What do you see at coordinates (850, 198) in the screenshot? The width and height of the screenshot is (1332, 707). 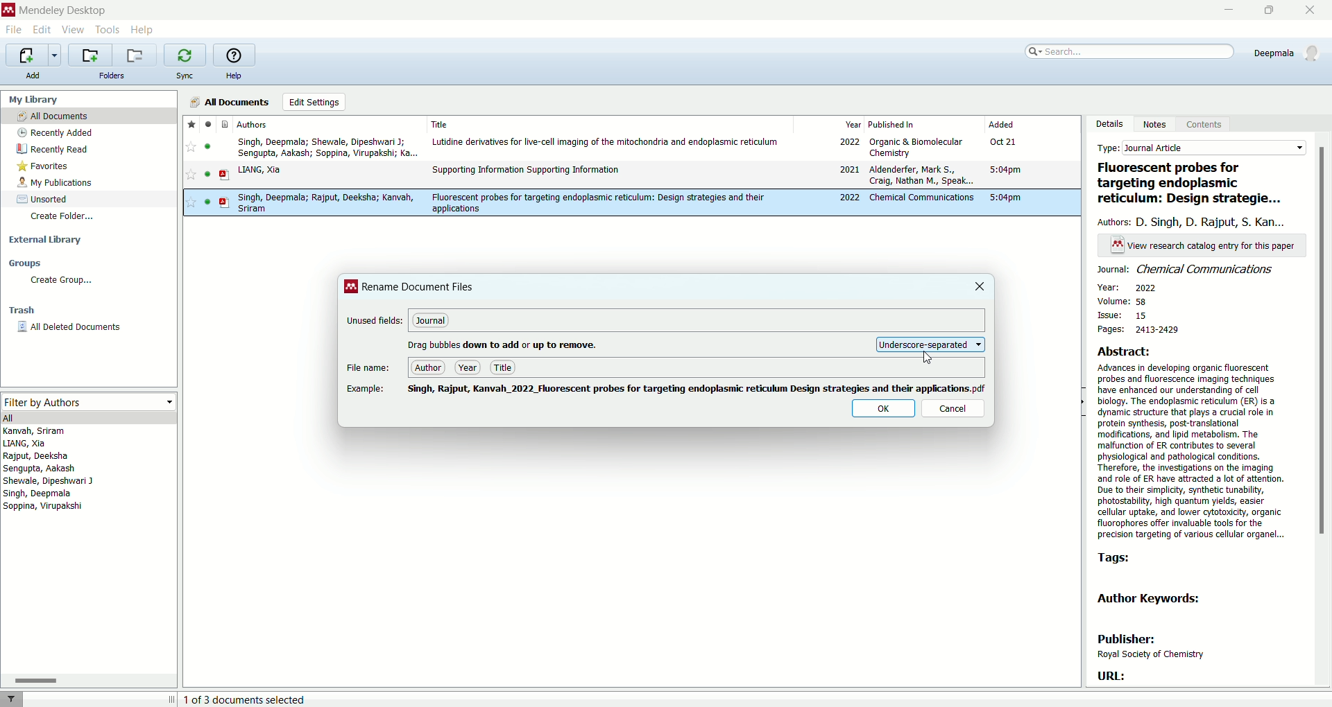 I see `2022` at bounding box center [850, 198].